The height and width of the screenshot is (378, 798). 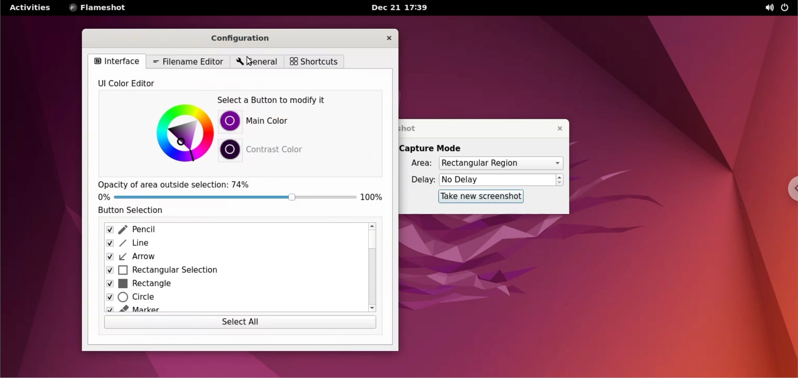 I want to click on rectangular selection checkbox, so click(x=234, y=270).